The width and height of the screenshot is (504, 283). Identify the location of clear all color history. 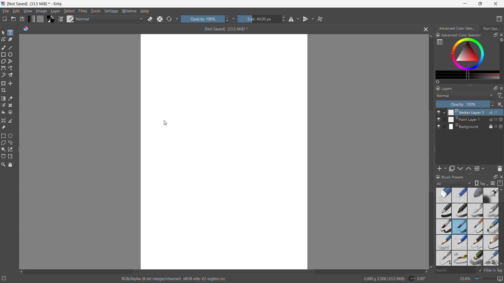
(501, 40).